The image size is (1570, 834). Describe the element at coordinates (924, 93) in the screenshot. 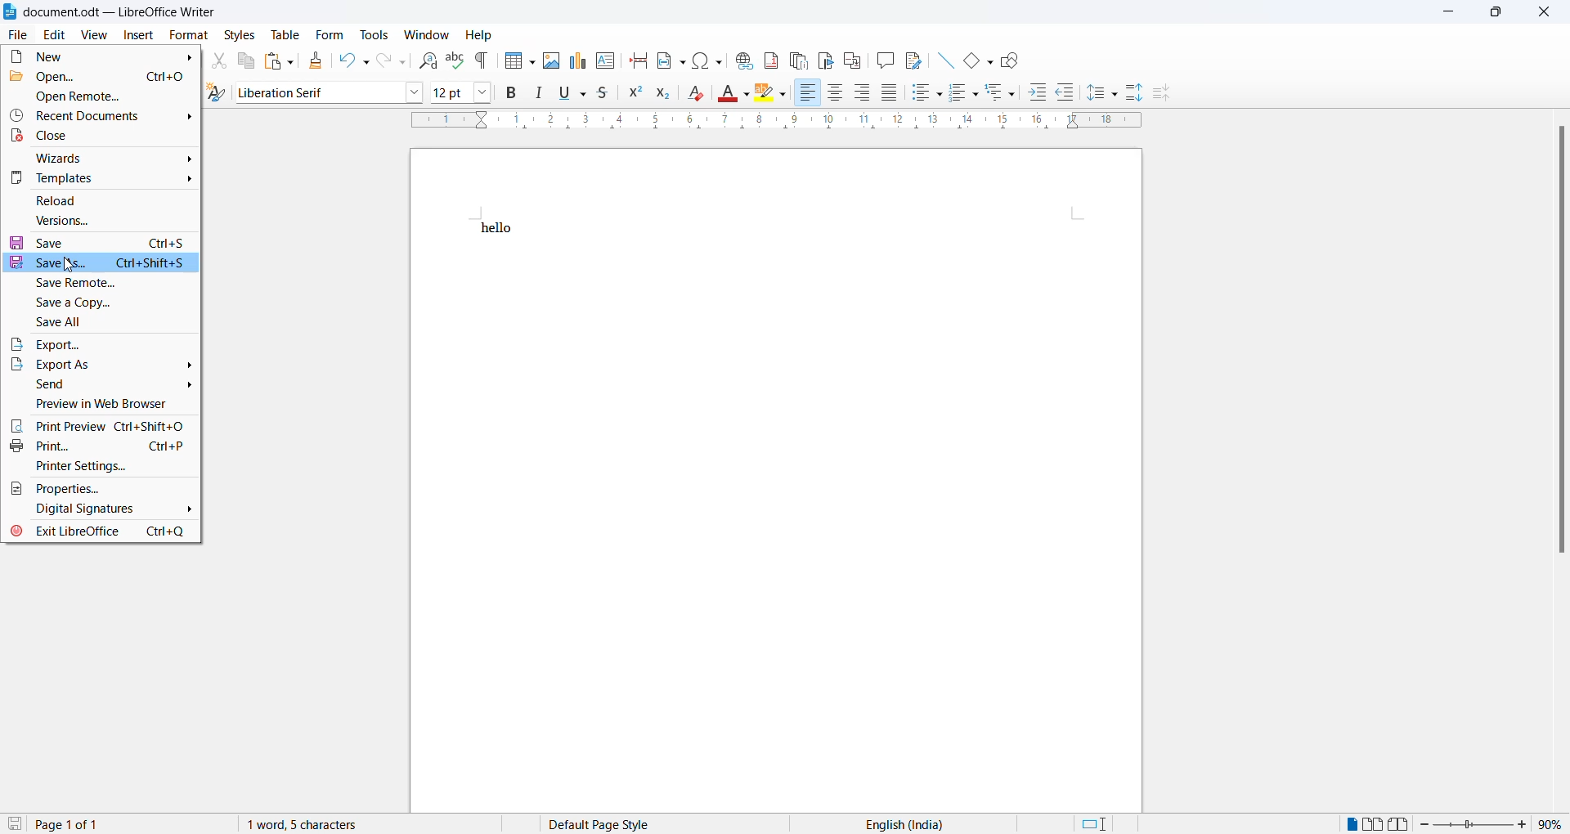

I see `Toggle unordered list` at that location.